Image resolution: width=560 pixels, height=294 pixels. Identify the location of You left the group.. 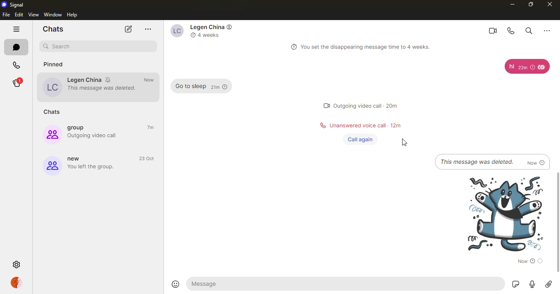
(96, 168).